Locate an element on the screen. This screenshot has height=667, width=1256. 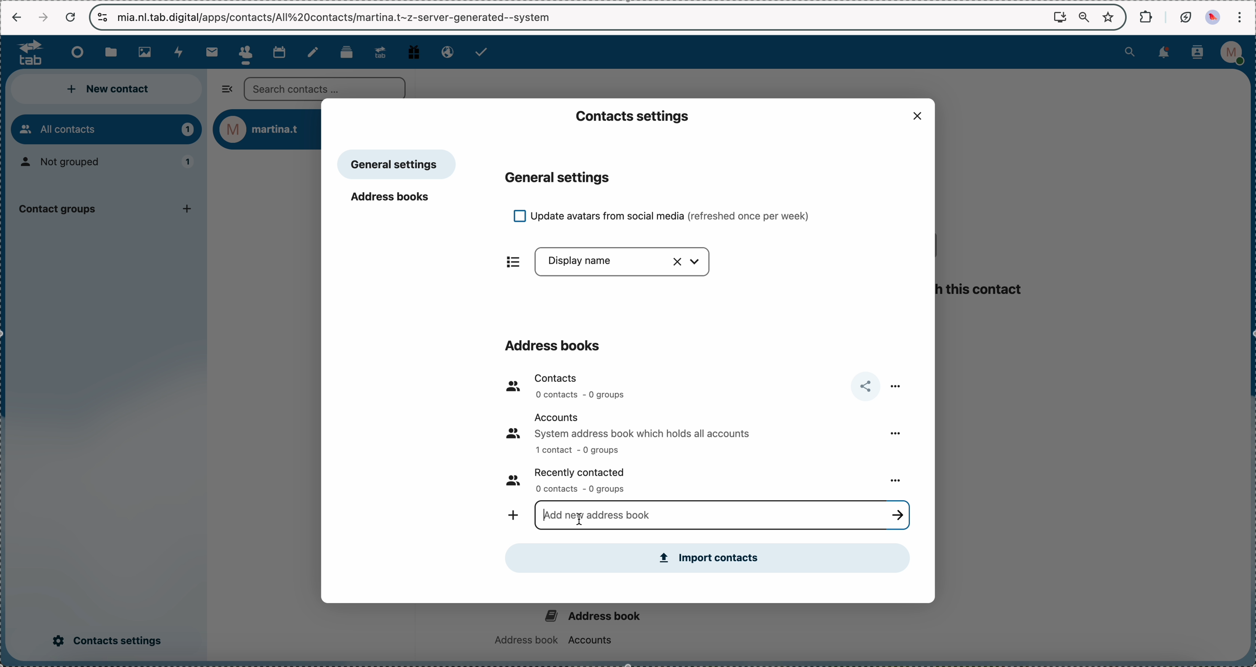
profile is located at coordinates (1232, 53).